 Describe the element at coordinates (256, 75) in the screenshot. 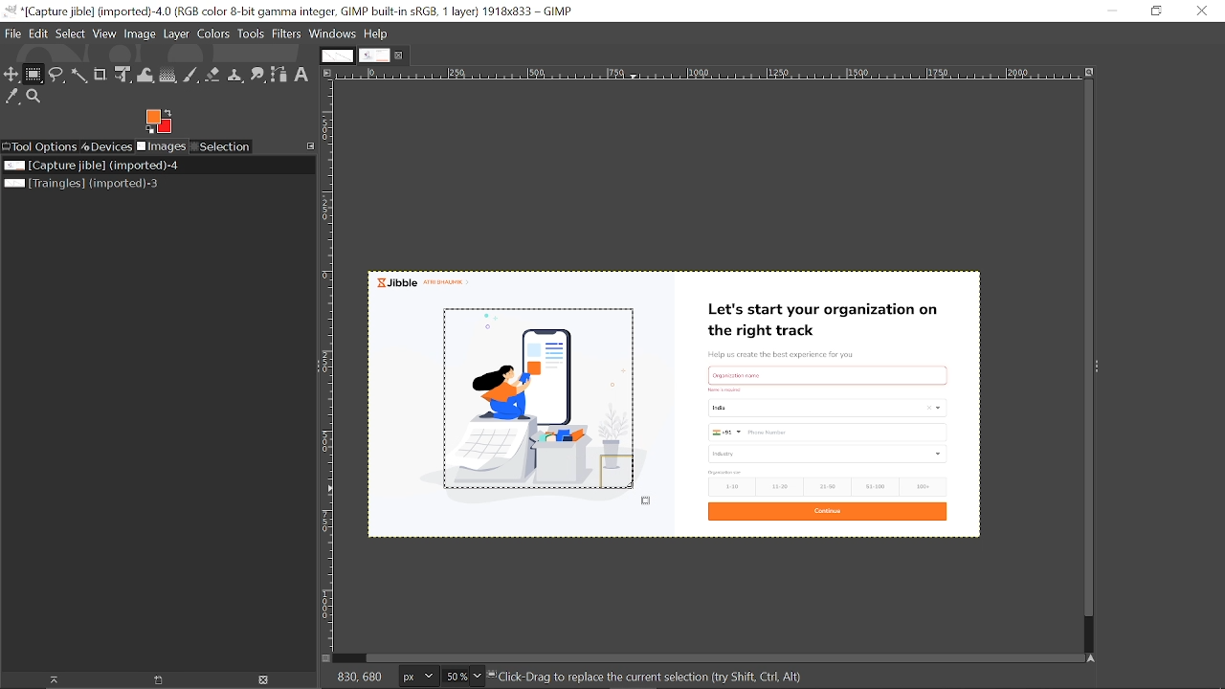

I see `Smudge tool` at that location.